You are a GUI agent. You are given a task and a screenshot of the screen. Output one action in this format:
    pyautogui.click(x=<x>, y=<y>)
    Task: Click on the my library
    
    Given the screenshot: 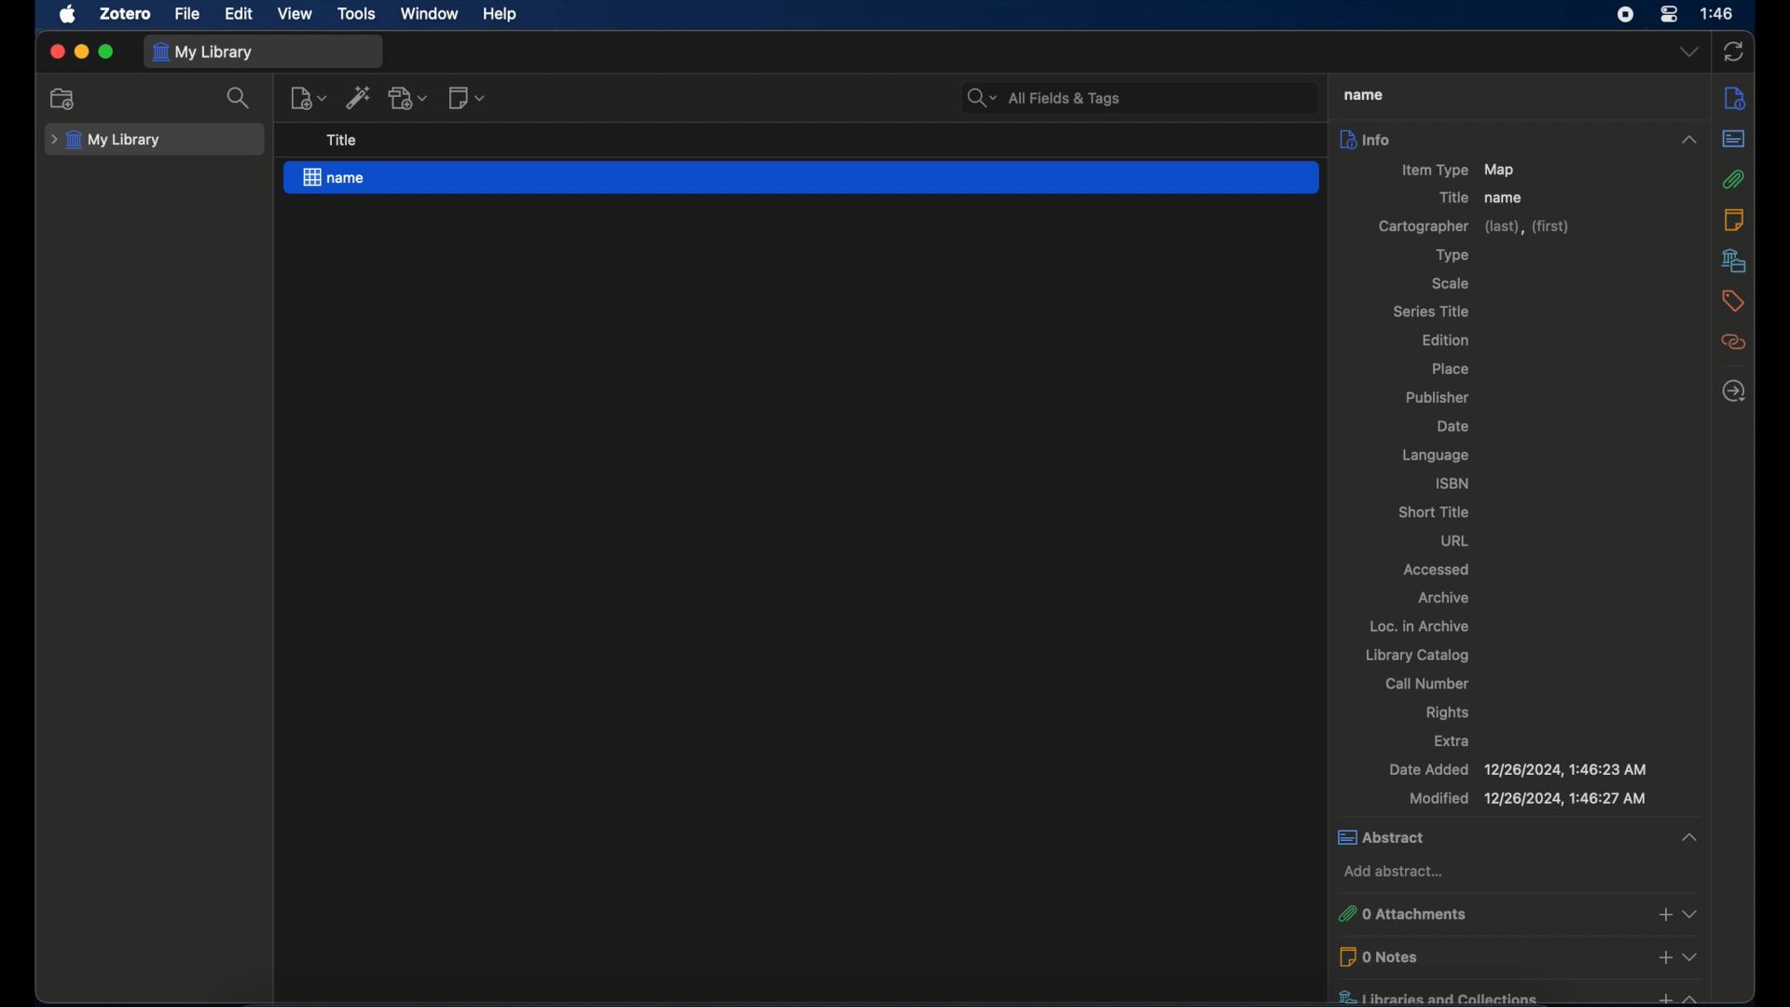 What is the action you would take?
    pyautogui.click(x=202, y=51)
    